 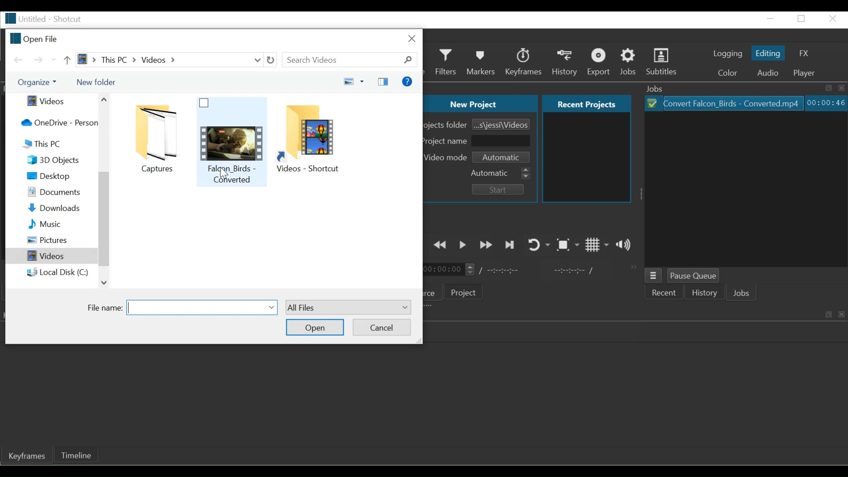 I want to click on Play quickly backward, so click(x=439, y=244).